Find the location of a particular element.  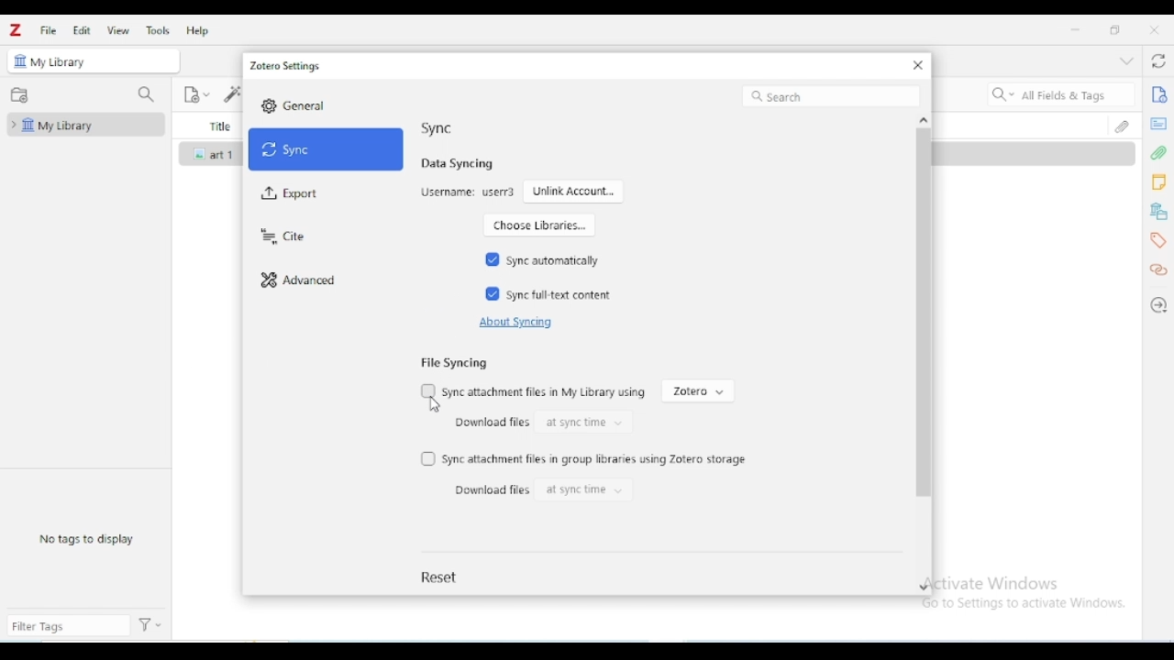

sync attachment files in group libraries using zotero storage is located at coordinates (596, 459).